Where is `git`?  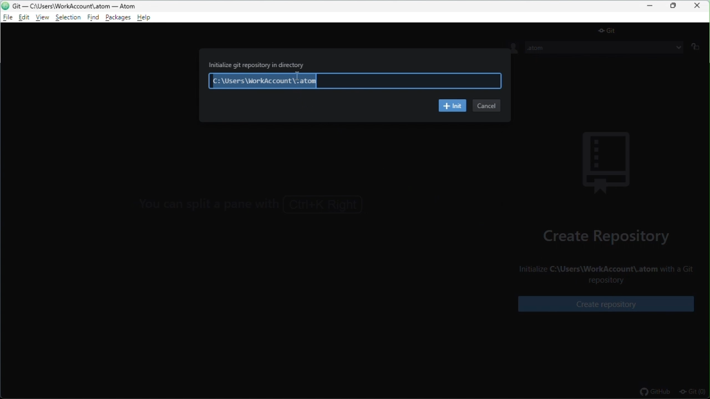
git is located at coordinates (611, 29).